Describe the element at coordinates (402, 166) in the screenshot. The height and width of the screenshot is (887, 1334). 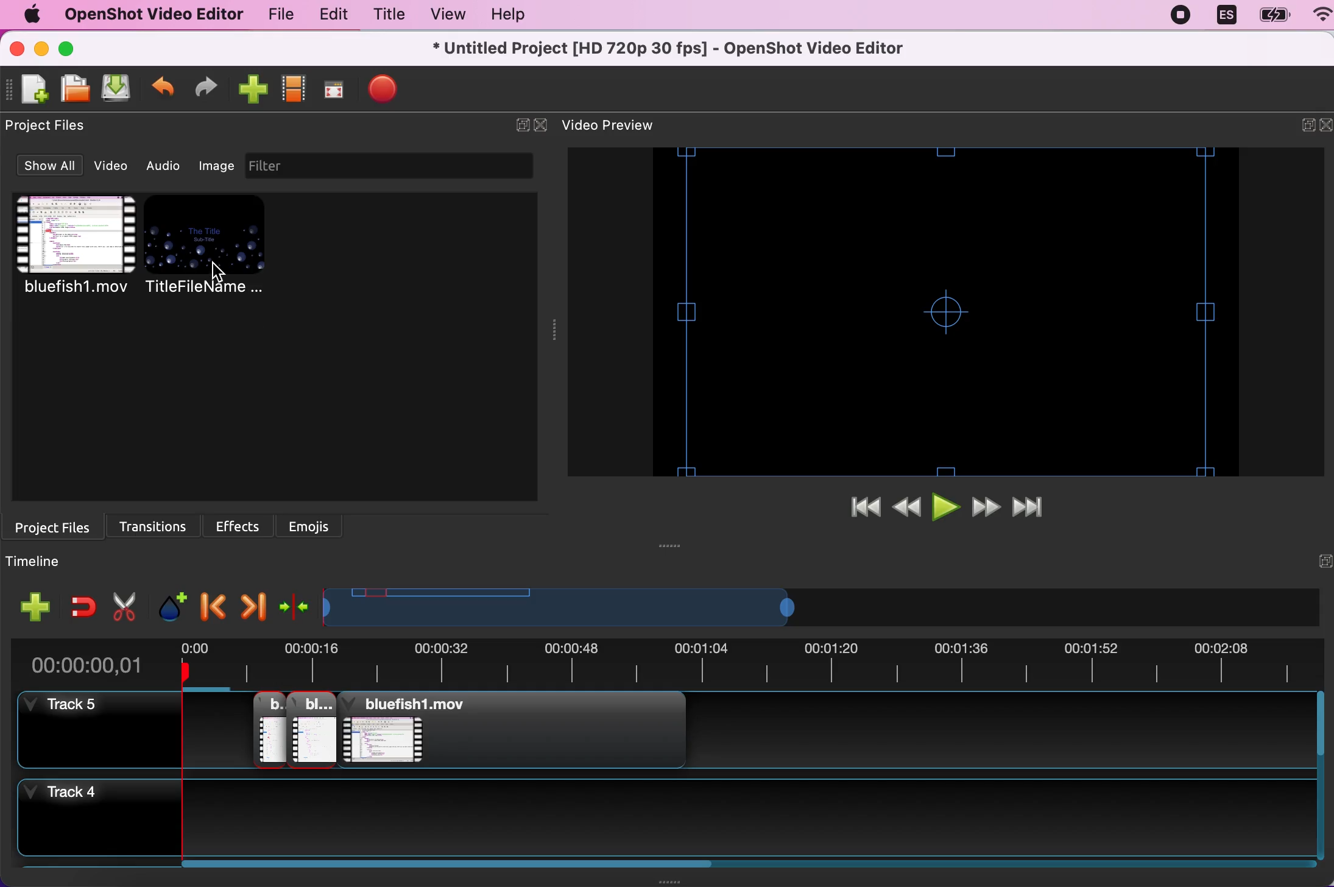
I see `filter` at that location.